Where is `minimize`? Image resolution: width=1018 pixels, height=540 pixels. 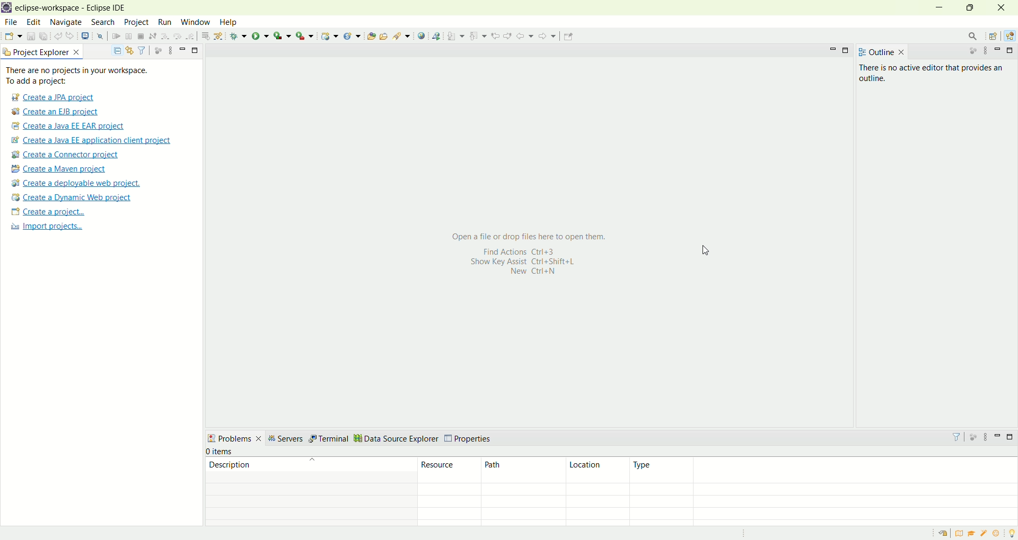
minimize is located at coordinates (998, 51).